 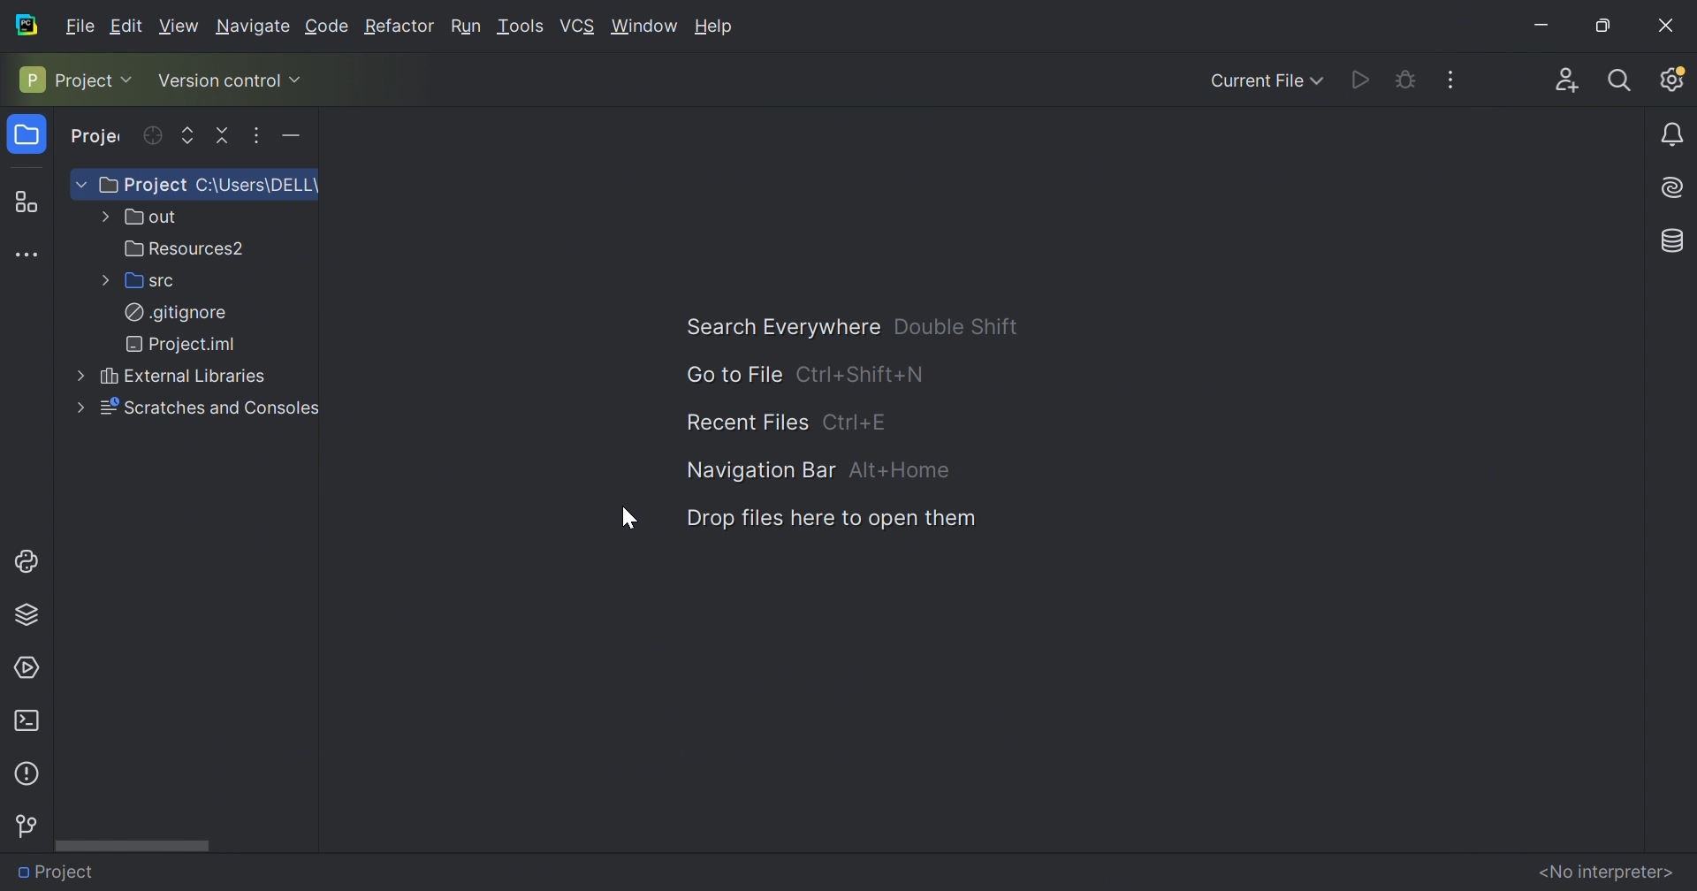 I want to click on Code, so click(x=324, y=26).